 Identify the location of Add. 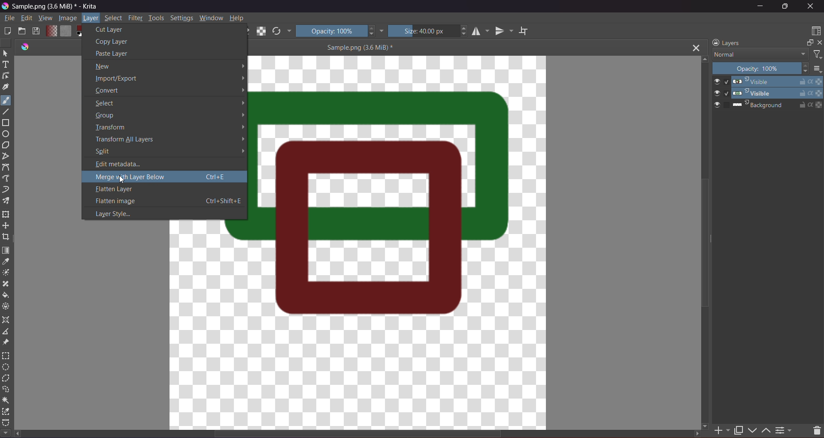
(723, 428).